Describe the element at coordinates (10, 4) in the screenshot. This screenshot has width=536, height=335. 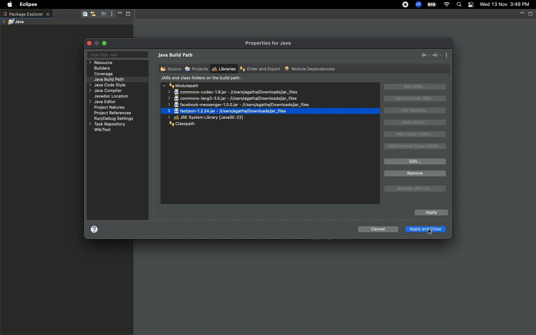
I see `Apple logo` at that location.